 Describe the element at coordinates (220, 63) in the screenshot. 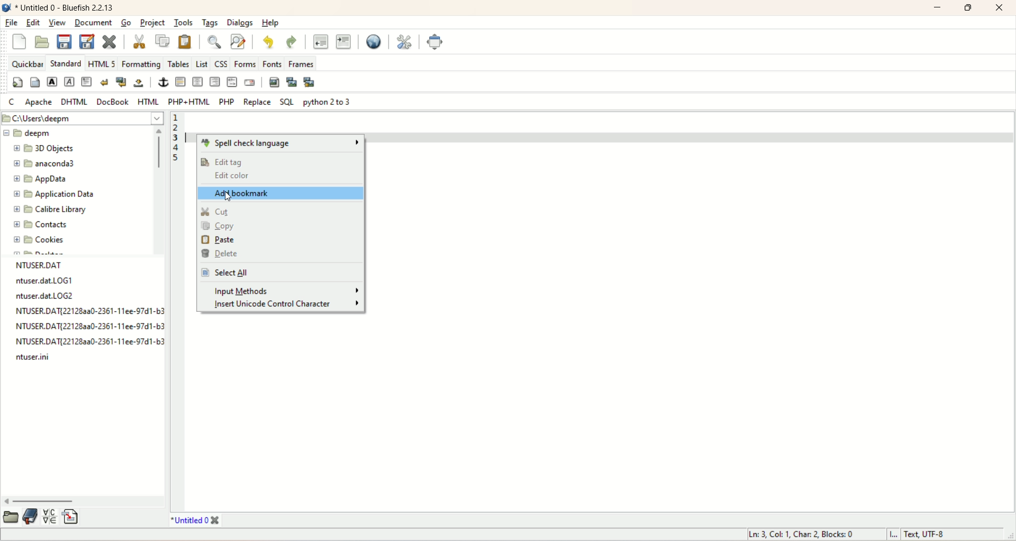

I see `CSS` at that location.